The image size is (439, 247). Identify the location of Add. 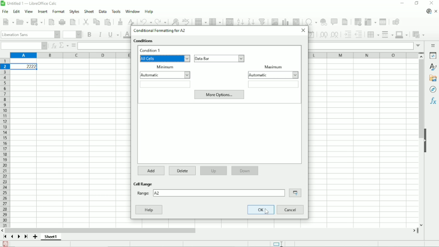
(152, 170).